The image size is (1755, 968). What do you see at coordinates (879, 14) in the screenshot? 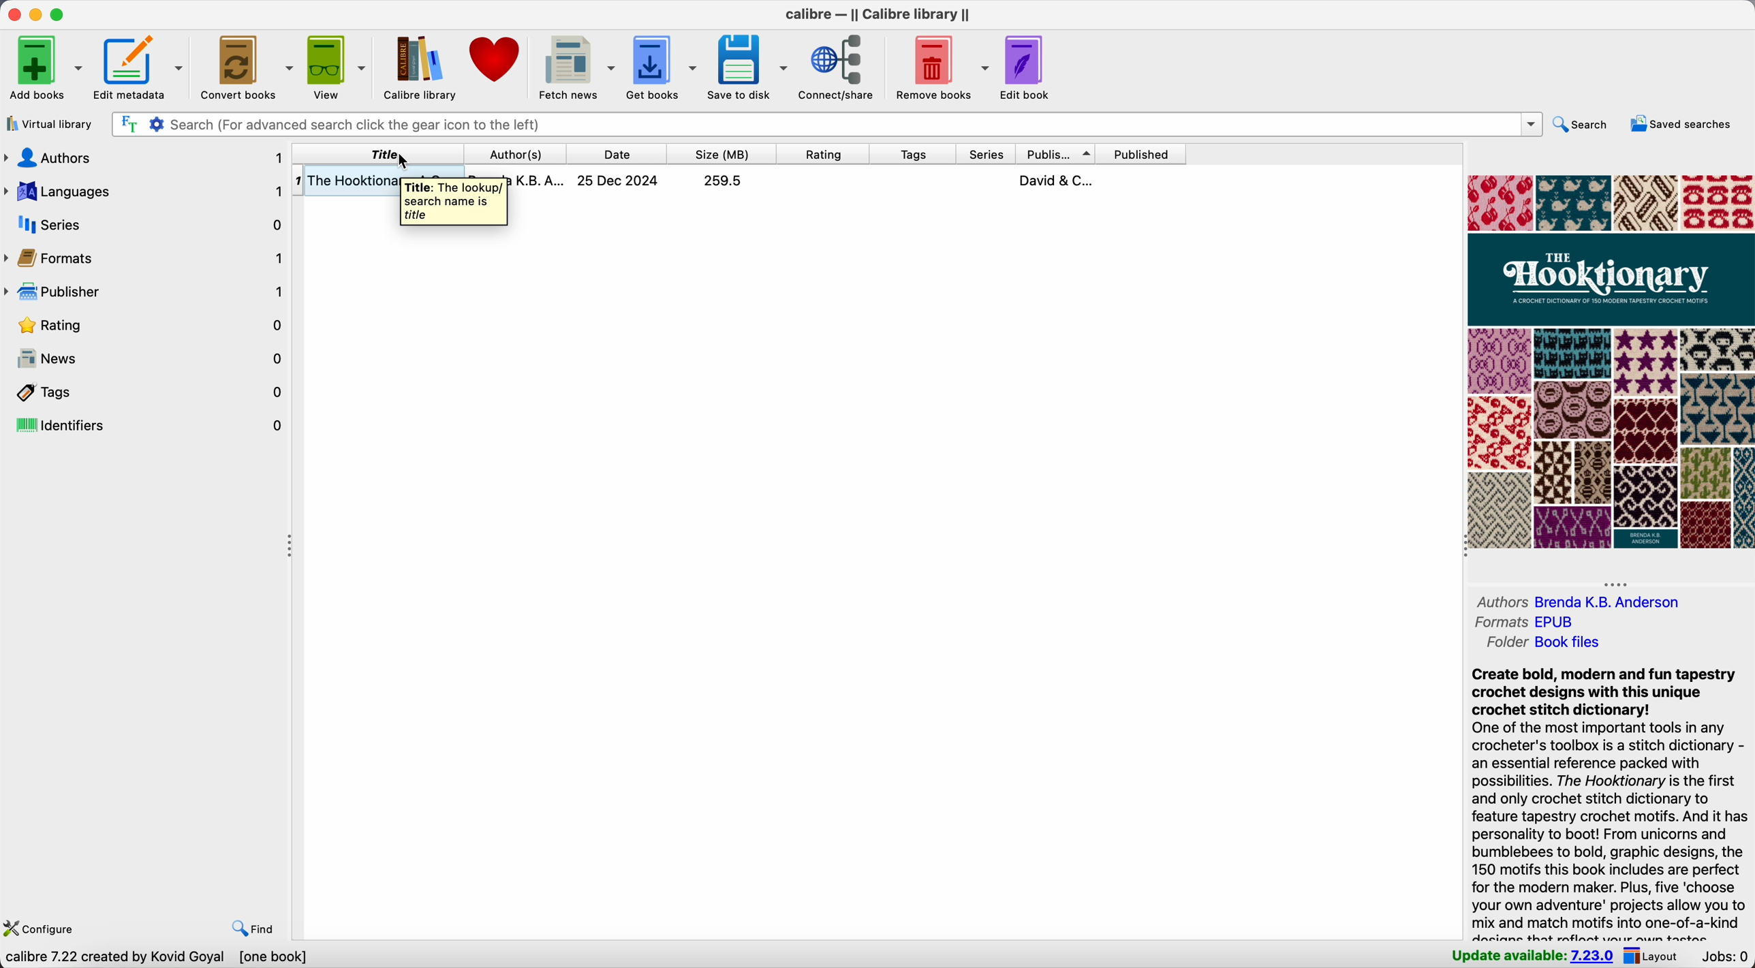
I see `Calibre - || Calibre library ||` at bounding box center [879, 14].